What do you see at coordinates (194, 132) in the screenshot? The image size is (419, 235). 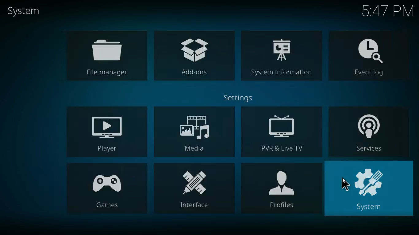 I see `media` at bounding box center [194, 132].